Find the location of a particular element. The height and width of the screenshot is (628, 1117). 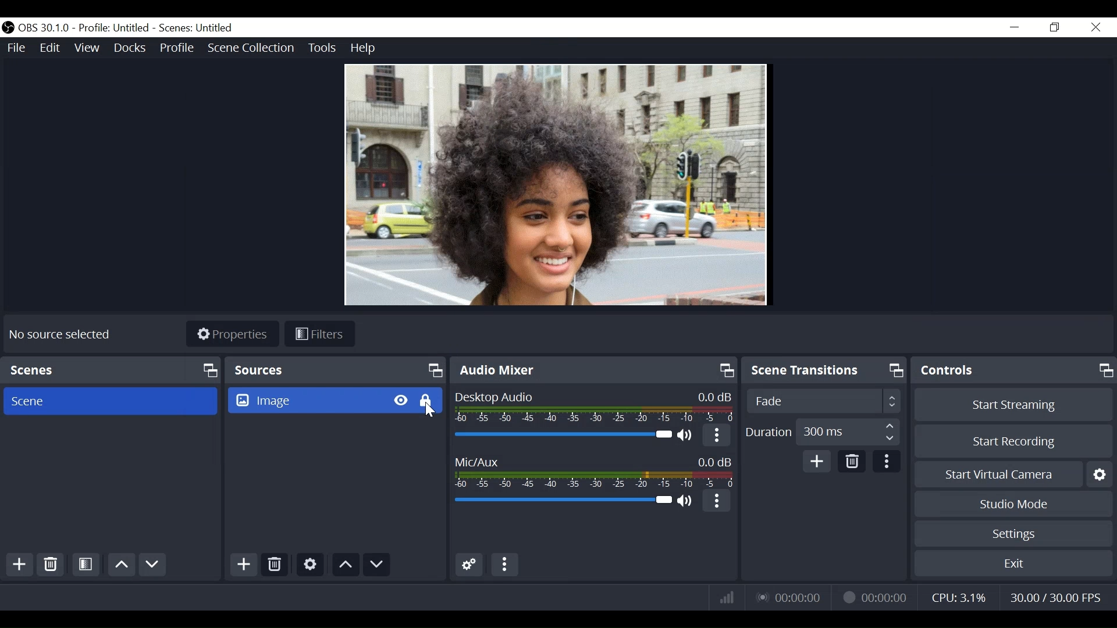

Restore is located at coordinates (1053, 27).